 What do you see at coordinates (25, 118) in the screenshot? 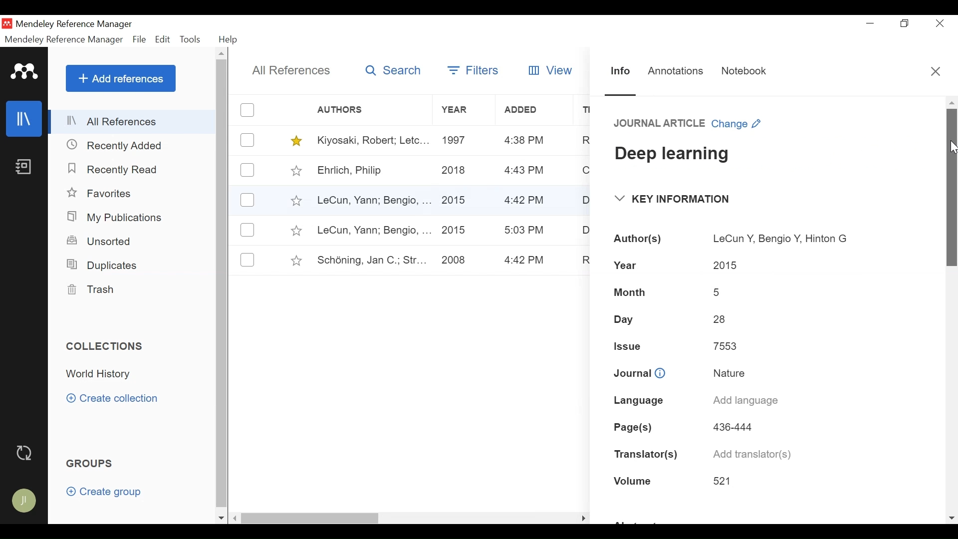
I see `Library` at bounding box center [25, 118].